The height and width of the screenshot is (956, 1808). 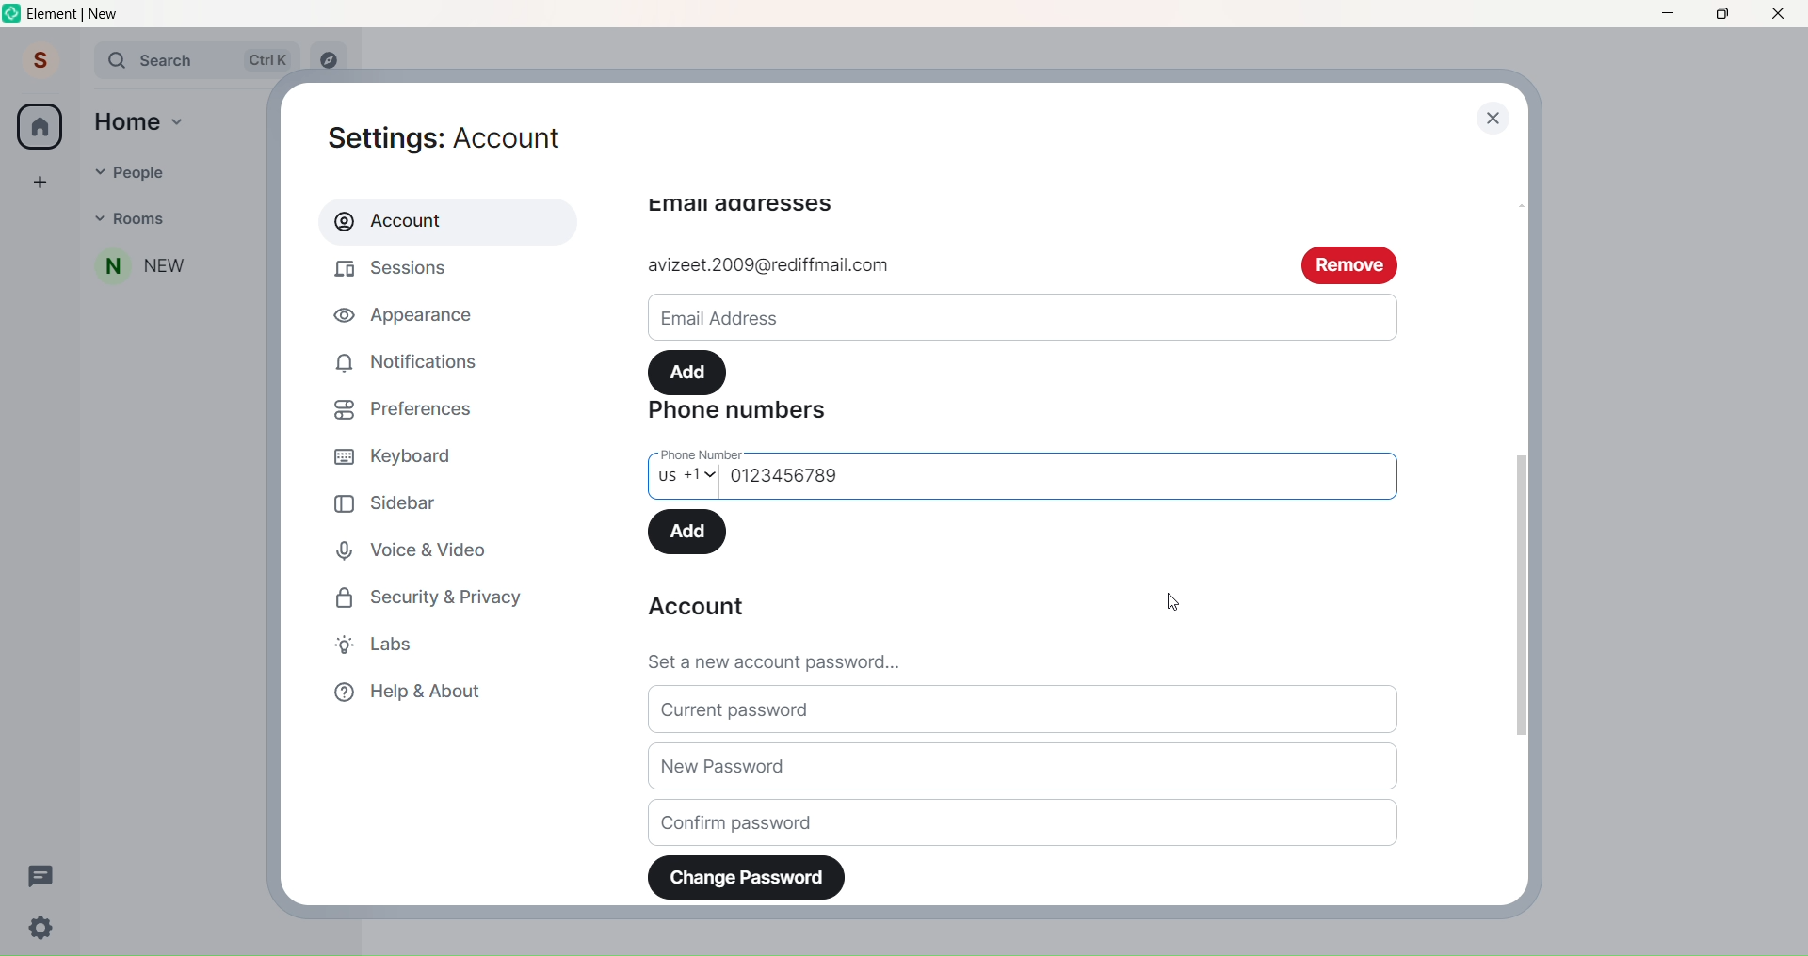 What do you see at coordinates (175, 266) in the screenshot?
I see `People added to Room` at bounding box center [175, 266].